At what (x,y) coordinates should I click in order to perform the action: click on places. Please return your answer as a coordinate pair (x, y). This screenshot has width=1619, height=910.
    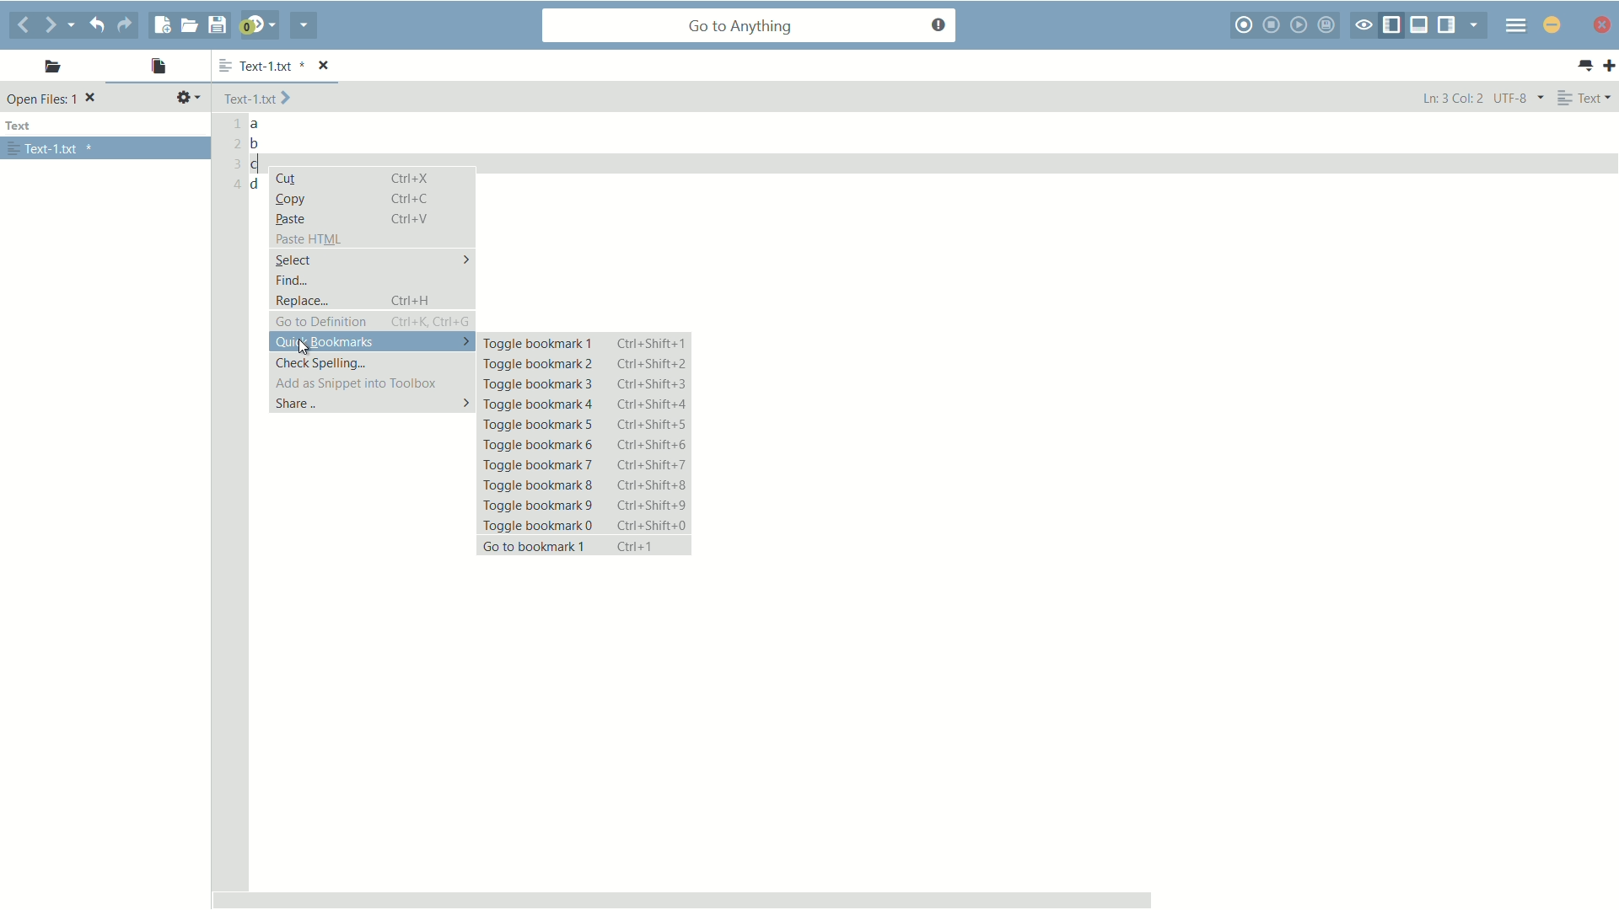
    Looking at the image, I should click on (48, 69).